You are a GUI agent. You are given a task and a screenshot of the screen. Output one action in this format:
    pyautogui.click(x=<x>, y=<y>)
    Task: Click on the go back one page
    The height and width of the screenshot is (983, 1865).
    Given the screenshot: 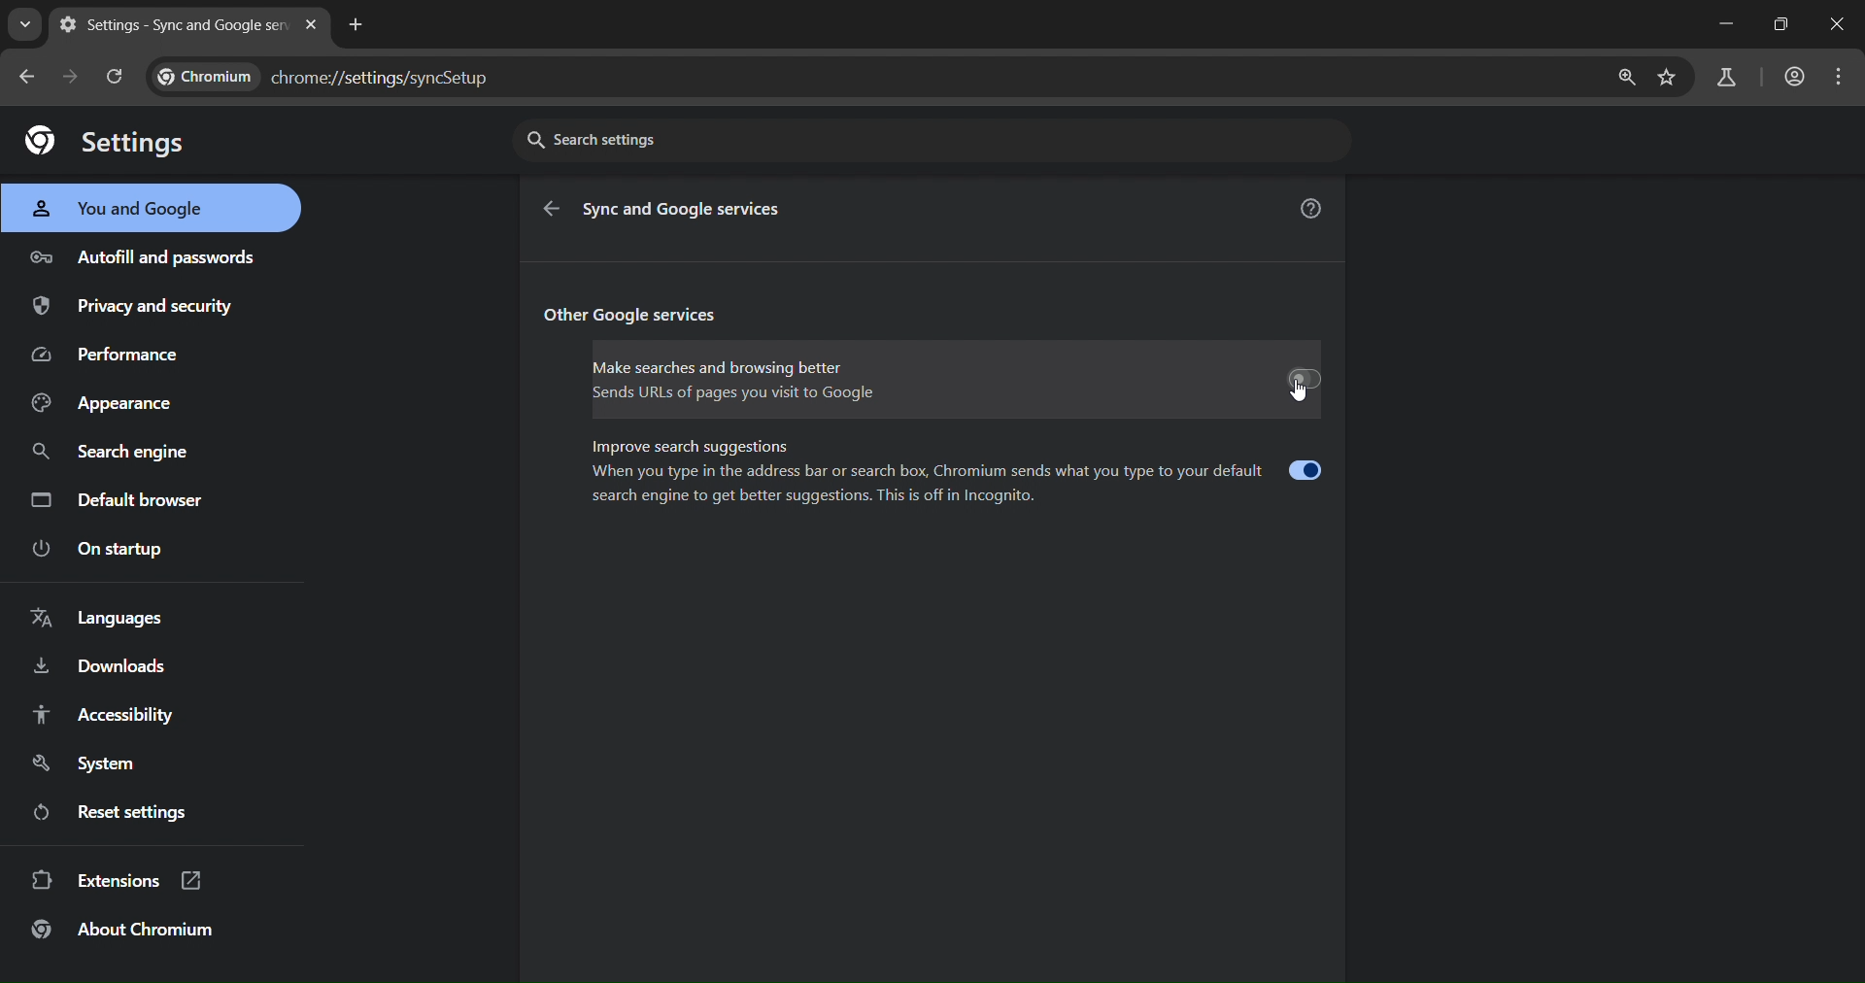 What is the action you would take?
    pyautogui.click(x=31, y=78)
    